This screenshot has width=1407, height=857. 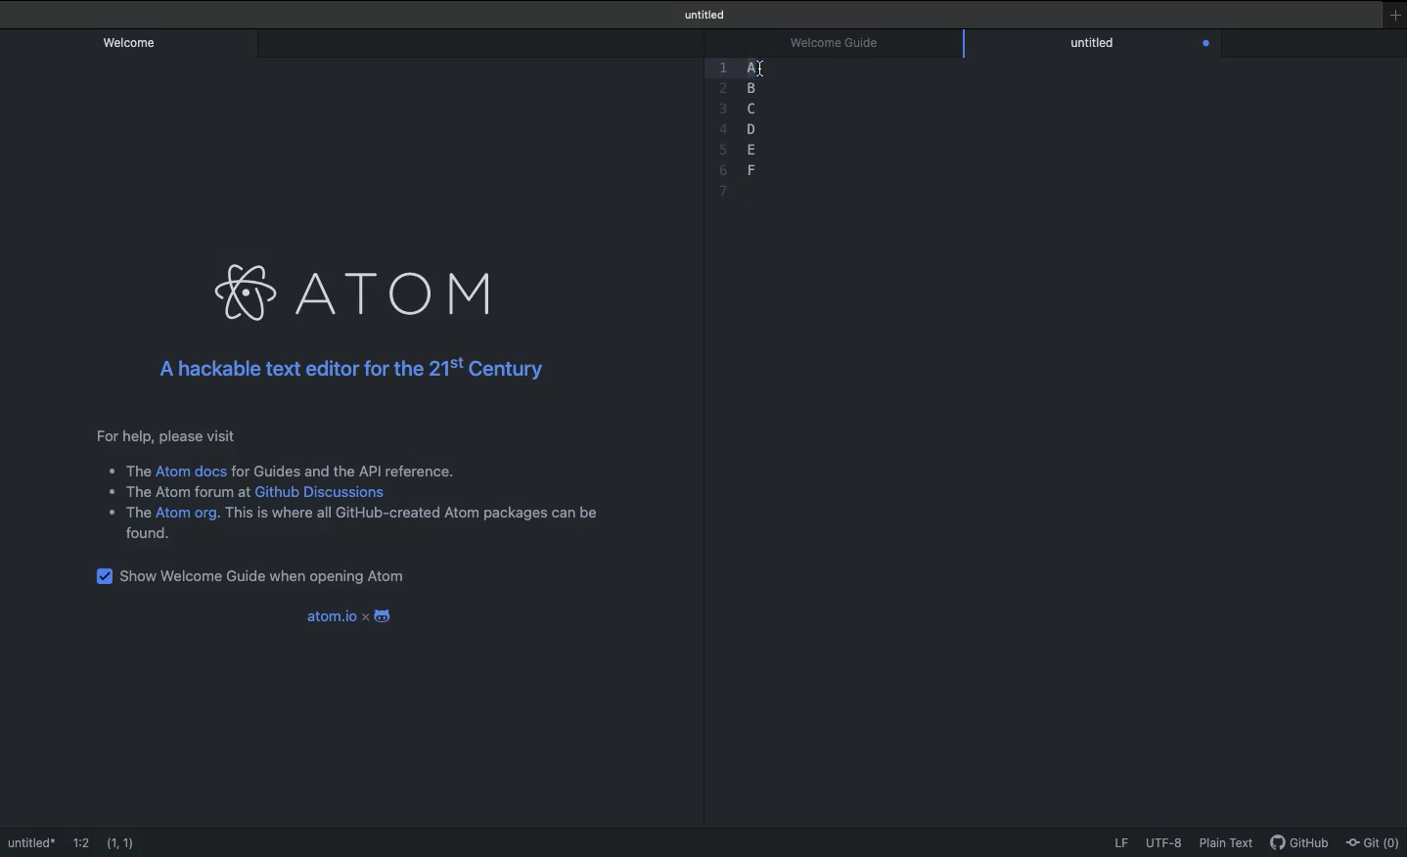 I want to click on Atom, so click(x=362, y=286).